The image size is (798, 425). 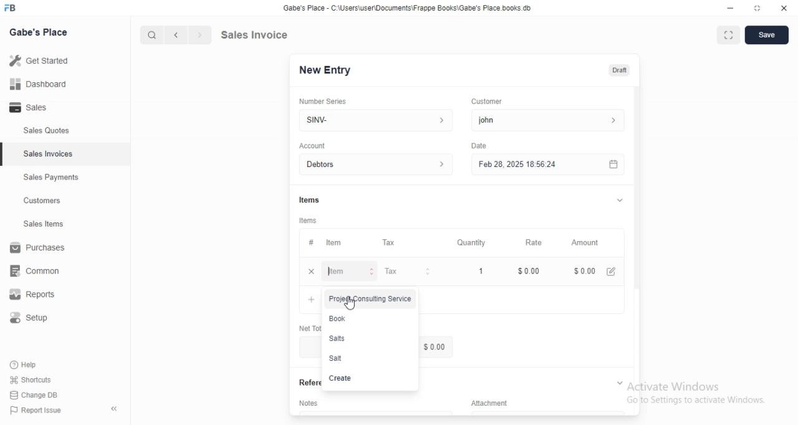 What do you see at coordinates (392, 243) in the screenshot?
I see `Tax` at bounding box center [392, 243].